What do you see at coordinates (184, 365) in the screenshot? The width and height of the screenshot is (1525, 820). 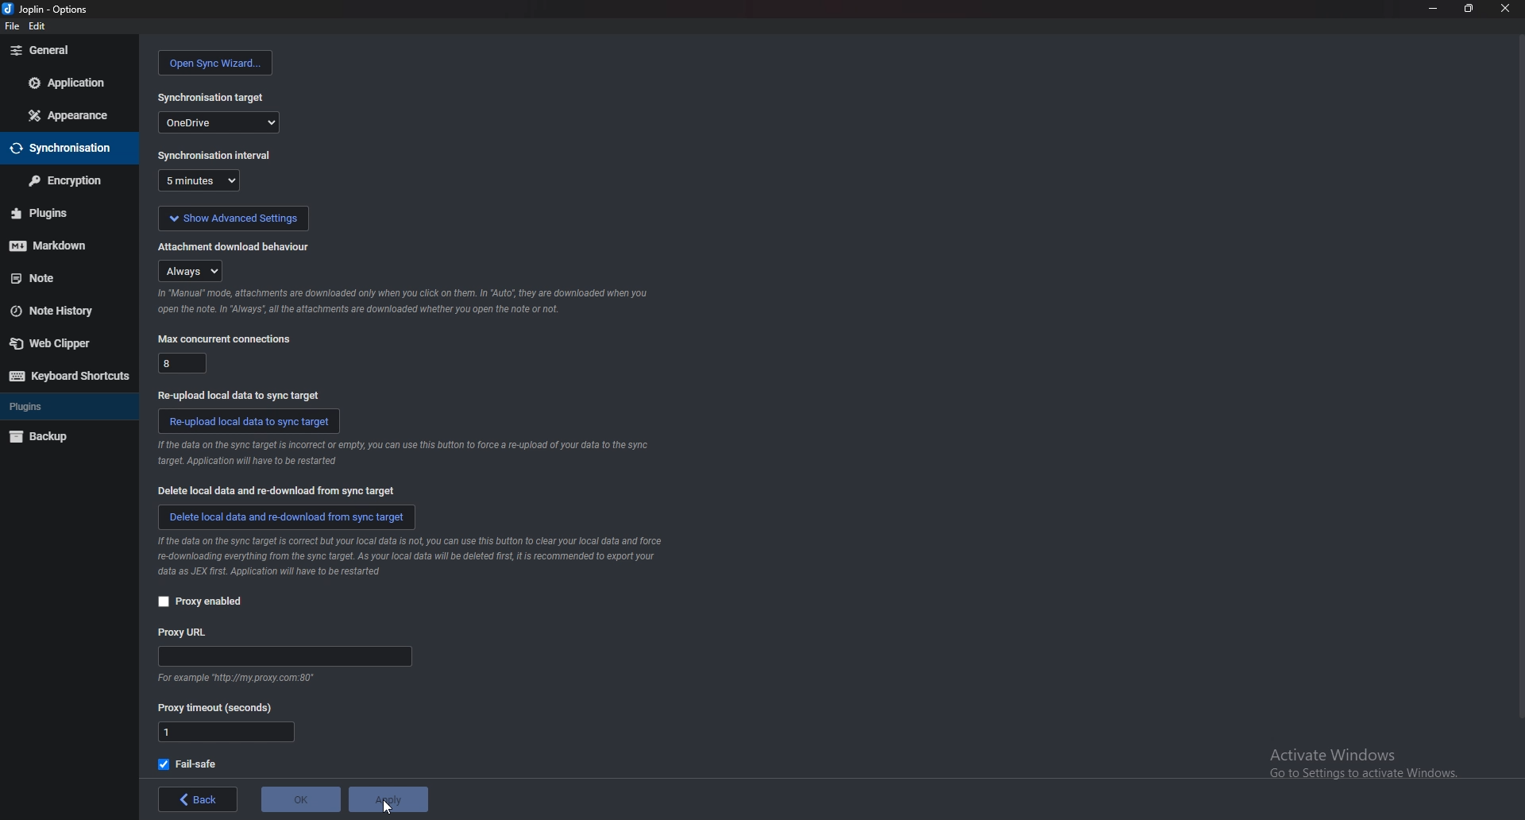 I see `8` at bounding box center [184, 365].